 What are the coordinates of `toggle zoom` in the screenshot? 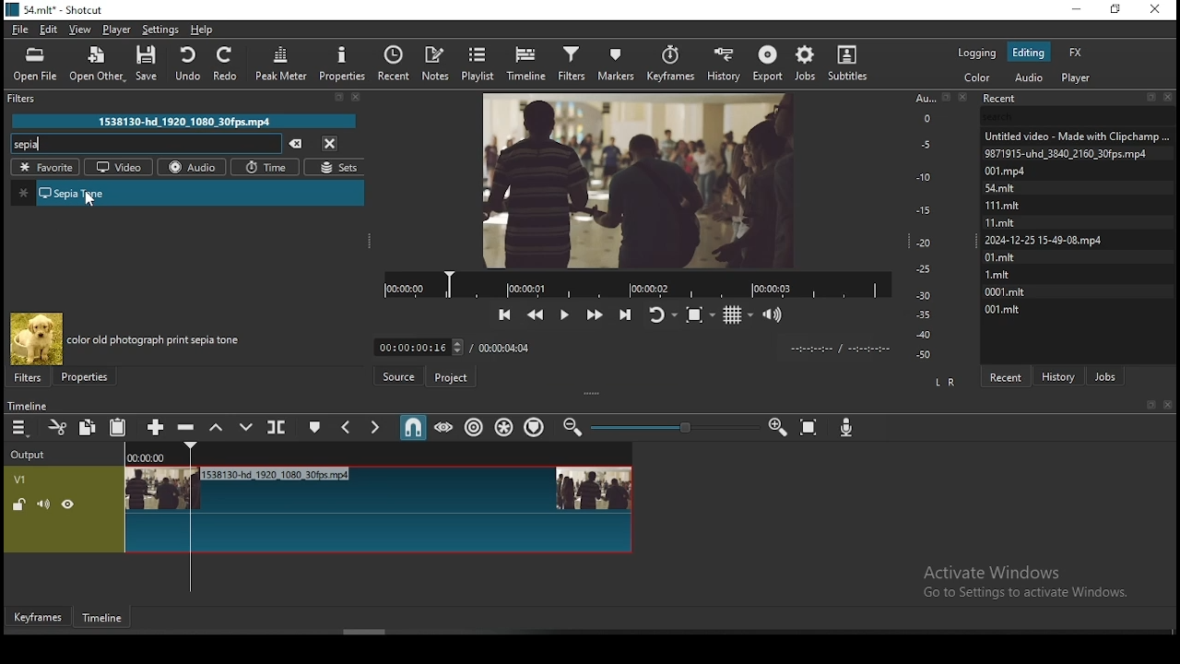 It's located at (700, 313).